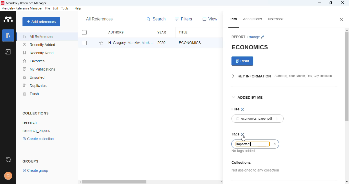 Image resolution: width=349 pixels, height=184 pixels. I want to click on added by me, so click(248, 98).